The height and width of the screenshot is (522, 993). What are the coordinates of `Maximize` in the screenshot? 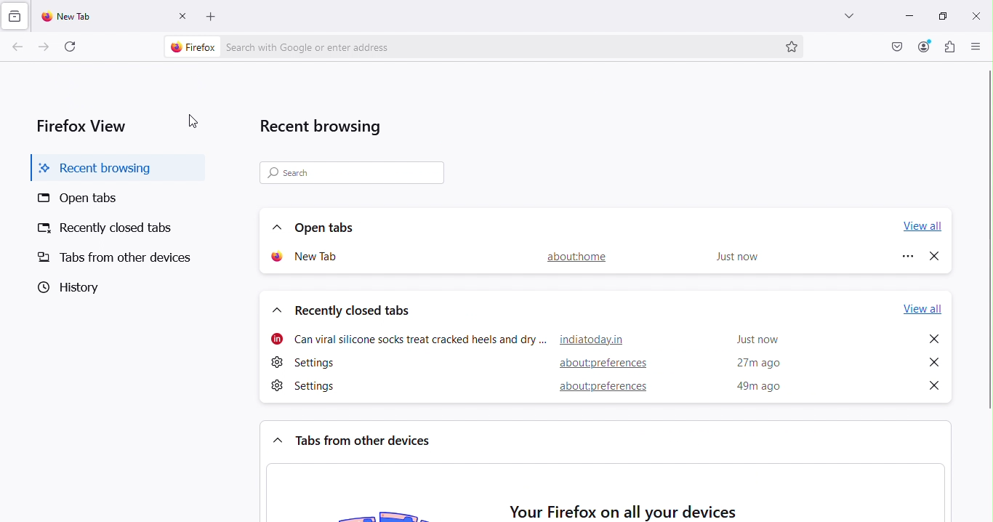 It's located at (939, 17).